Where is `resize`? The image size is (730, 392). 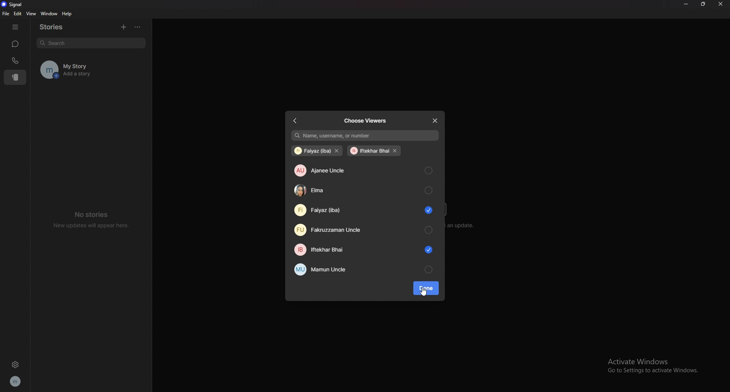 resize is located at coordinates (703, 4).